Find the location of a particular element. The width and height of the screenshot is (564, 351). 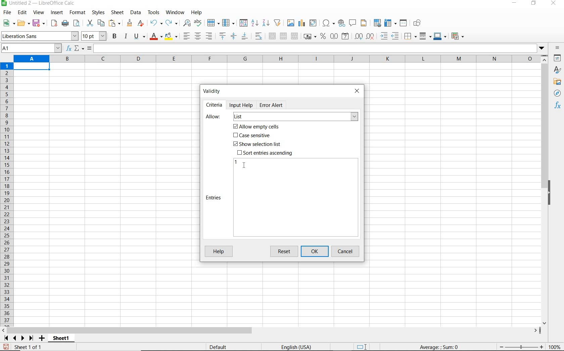

Input help is located at coordinates (242, 105).